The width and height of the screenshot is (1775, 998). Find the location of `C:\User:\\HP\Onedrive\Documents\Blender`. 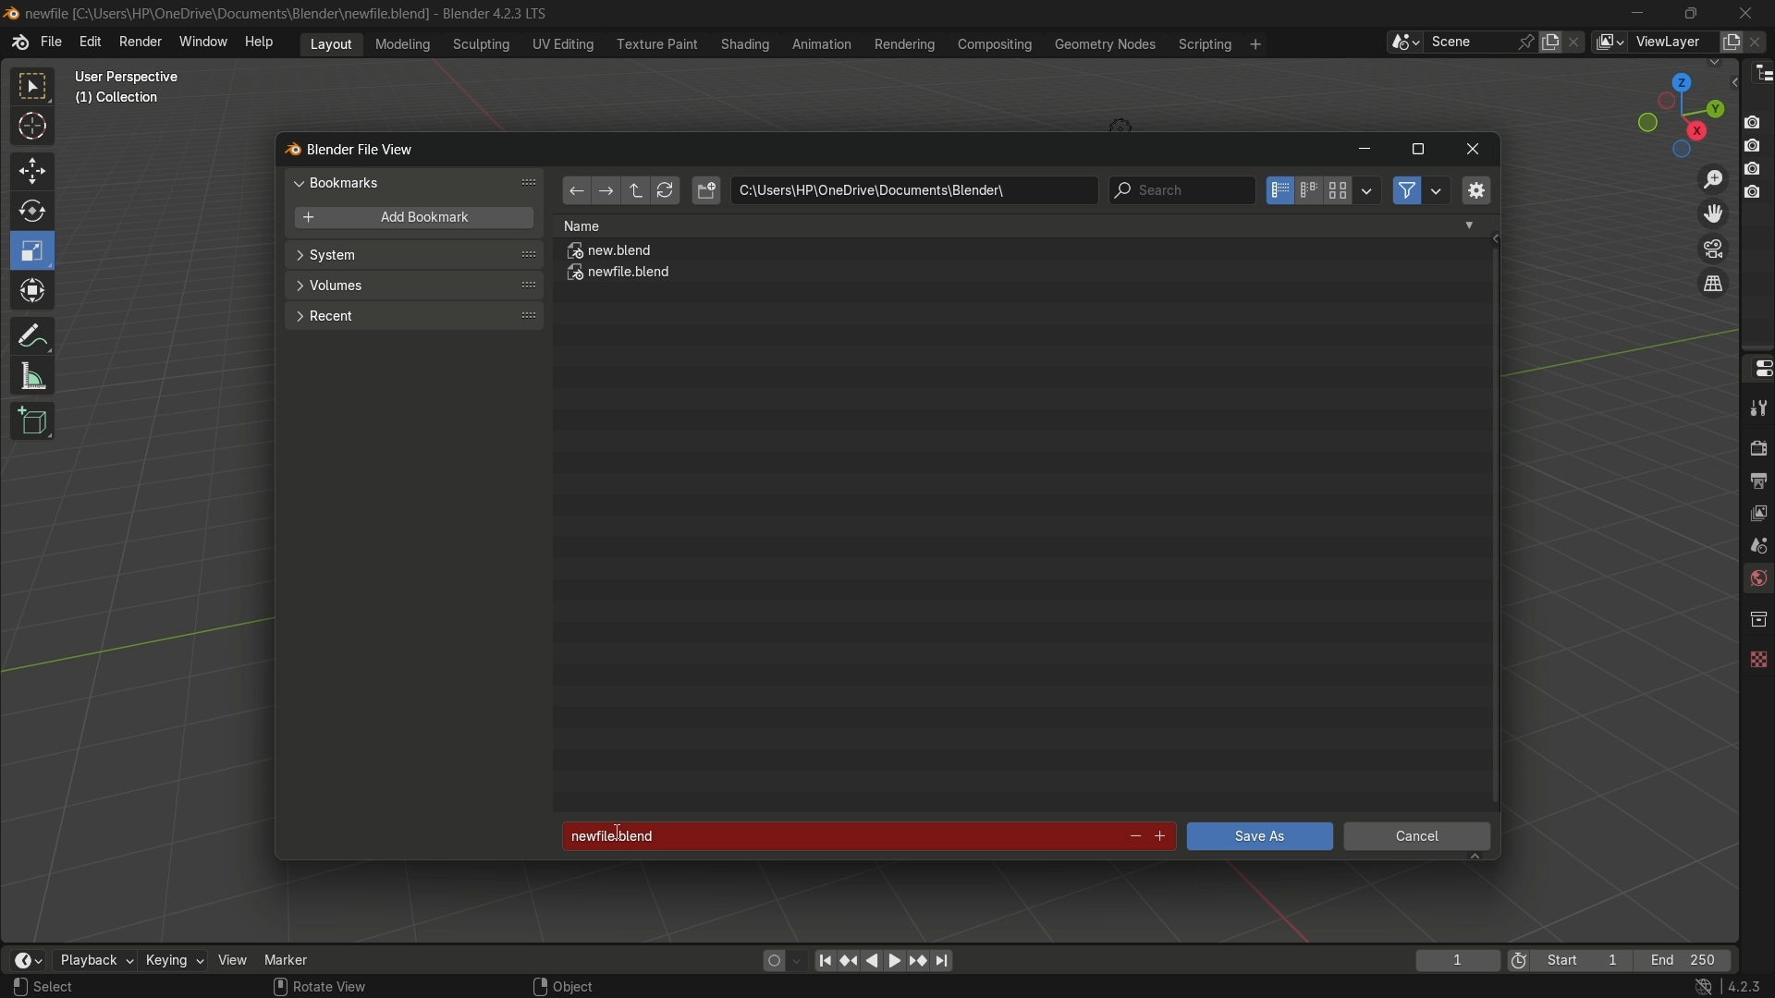

C:\User:\\HP\Onedrive\Documents\Blender is located at coordinates (227, 14).